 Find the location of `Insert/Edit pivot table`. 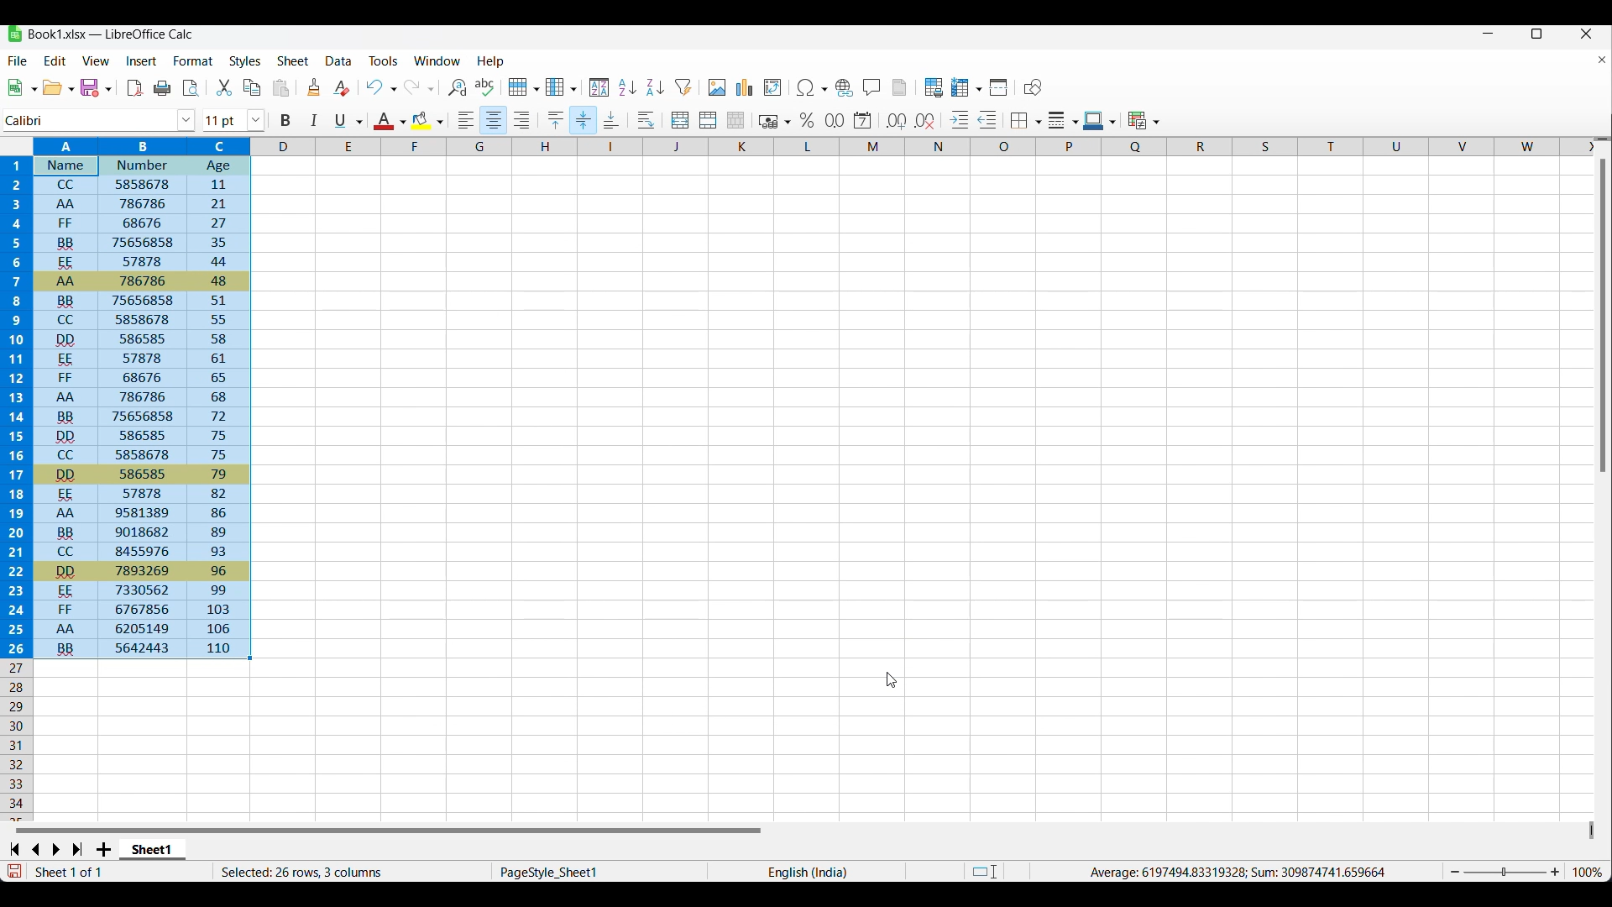

Insert/Edit pivot table is located at coordinates (772, 87).